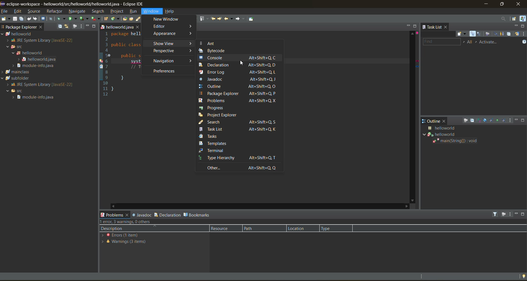  Describe the element at coordinates (221, 18) in the screenshot. I see `next edit location` at that location.